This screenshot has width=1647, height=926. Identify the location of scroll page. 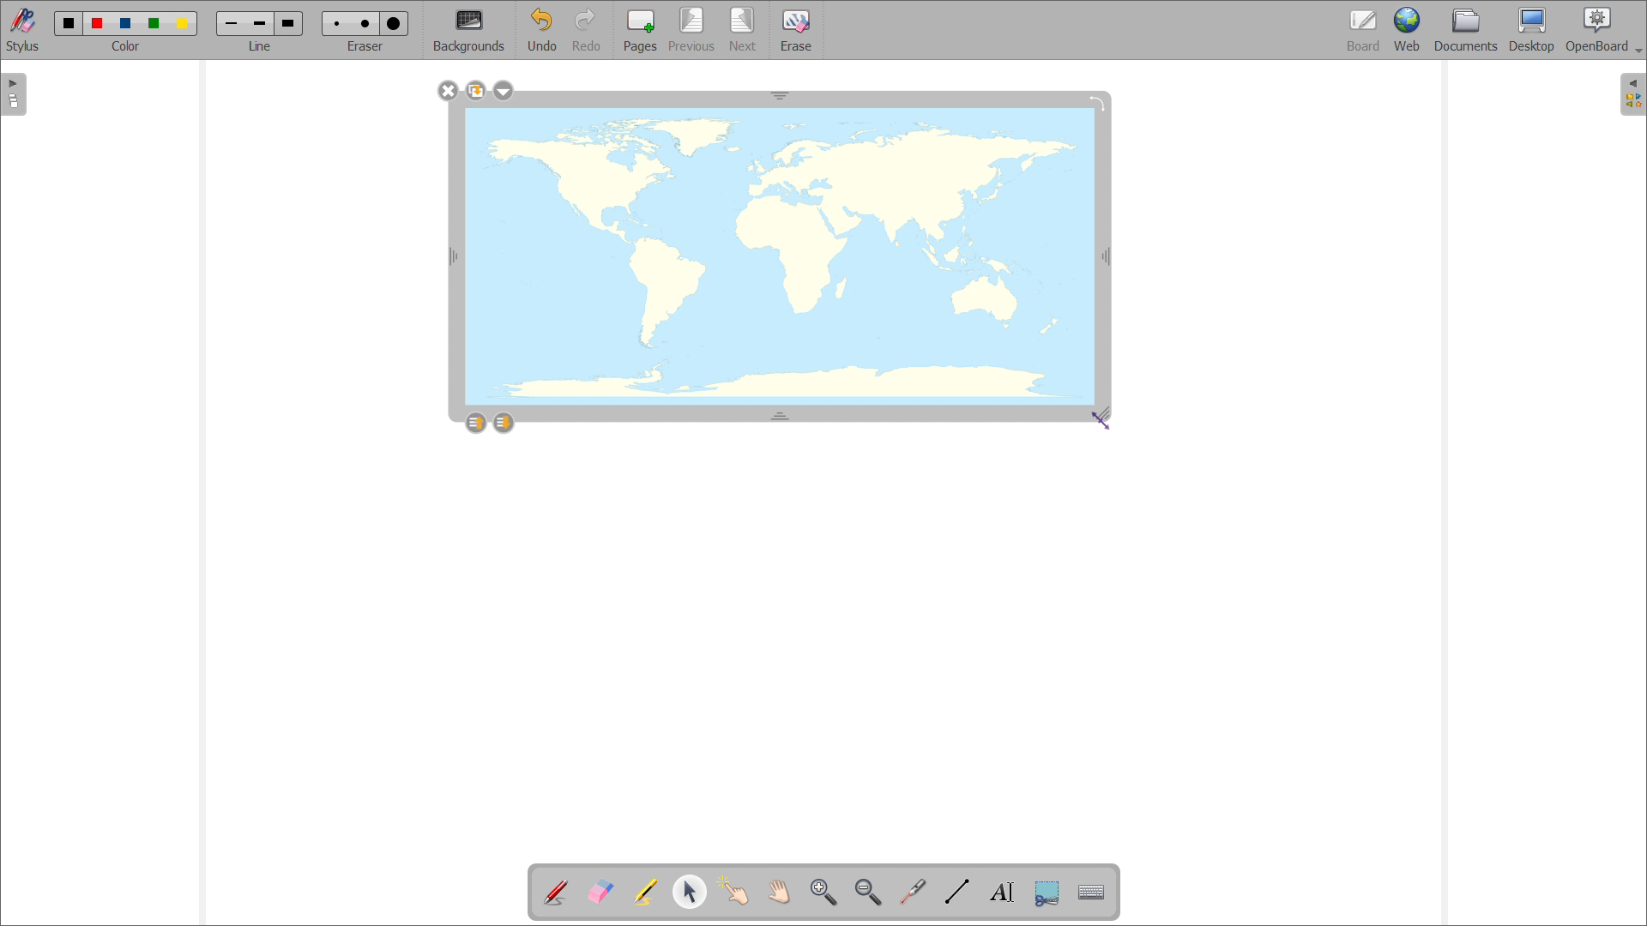
(780, 891).